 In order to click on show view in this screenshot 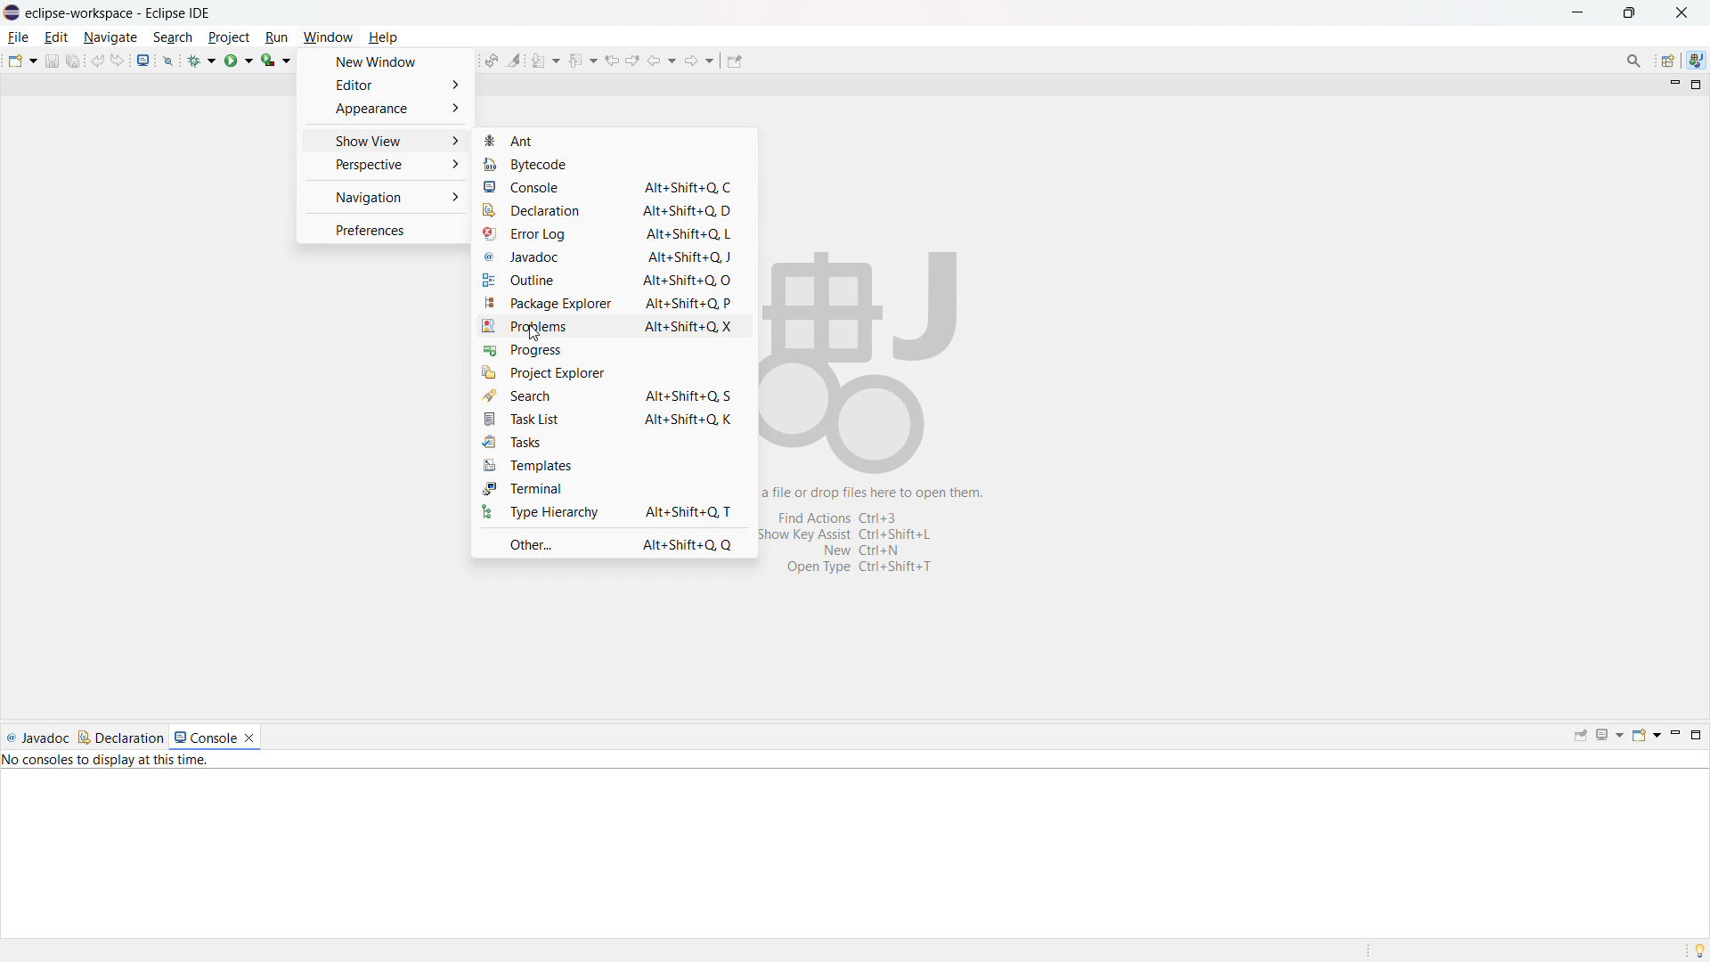, I will do `click(385, 139)`.